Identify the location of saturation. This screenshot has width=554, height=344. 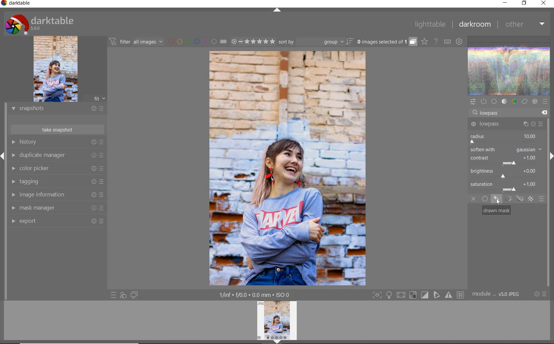
(506, 186).